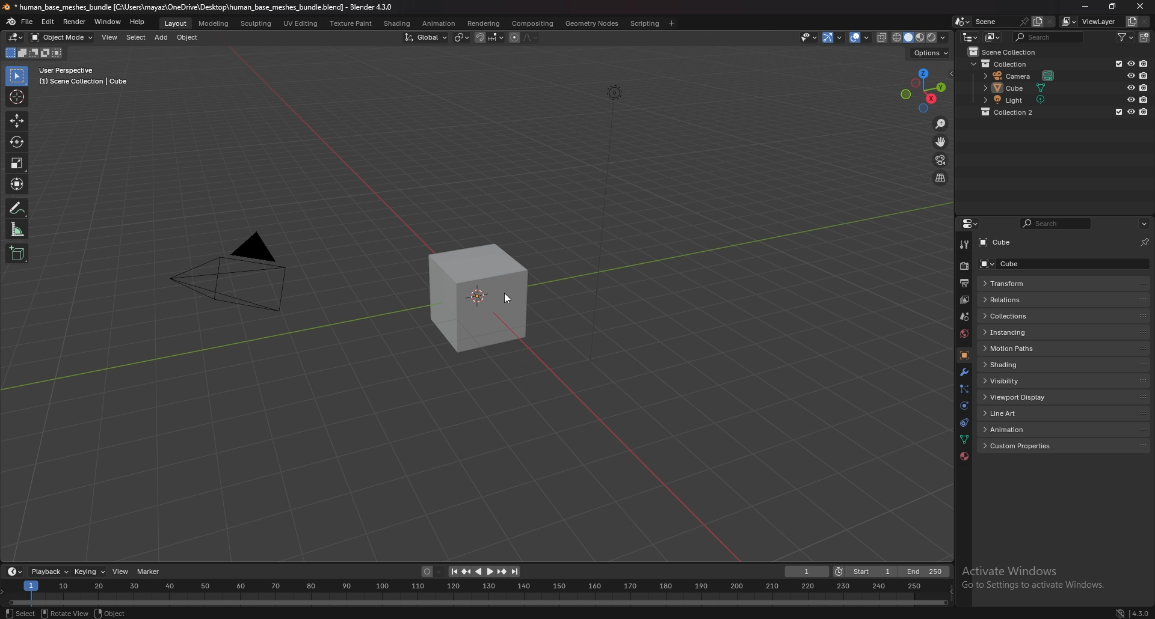 The image size is (1155, 619). I want to click on cube, so click(1023, 263).